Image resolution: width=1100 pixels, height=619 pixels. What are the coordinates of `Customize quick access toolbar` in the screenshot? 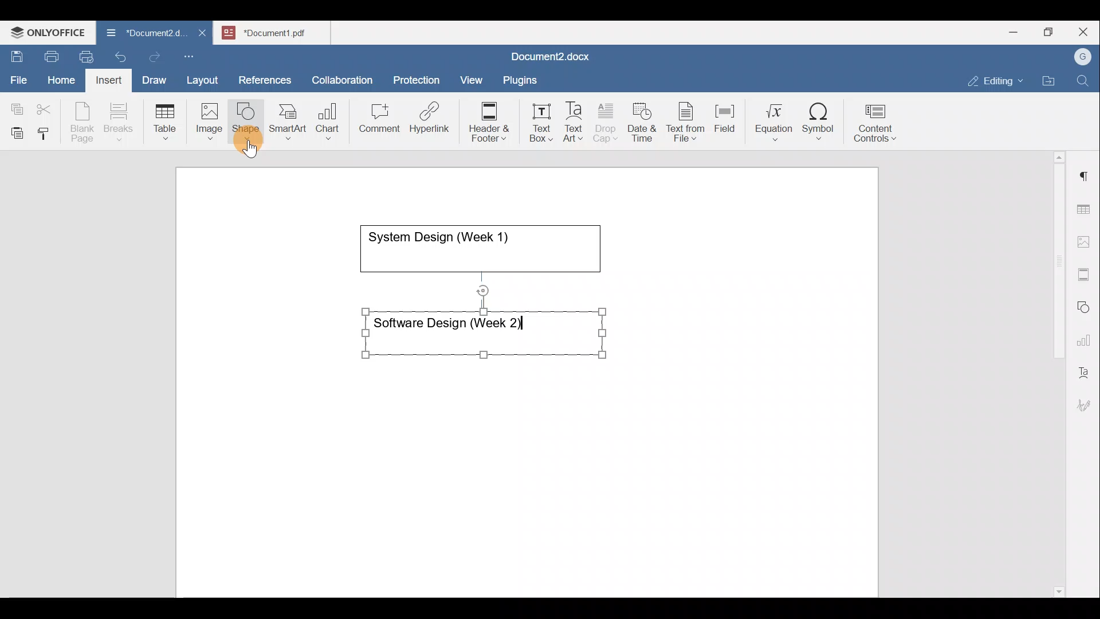 It's located at (193, 54).